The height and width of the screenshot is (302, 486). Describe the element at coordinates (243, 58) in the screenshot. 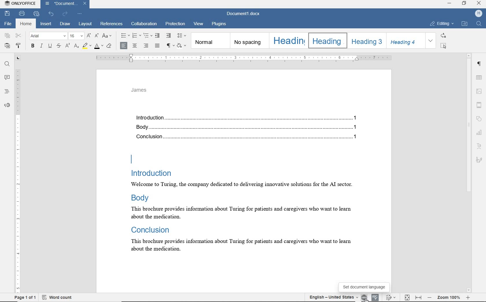

I see `ruler` at that location.